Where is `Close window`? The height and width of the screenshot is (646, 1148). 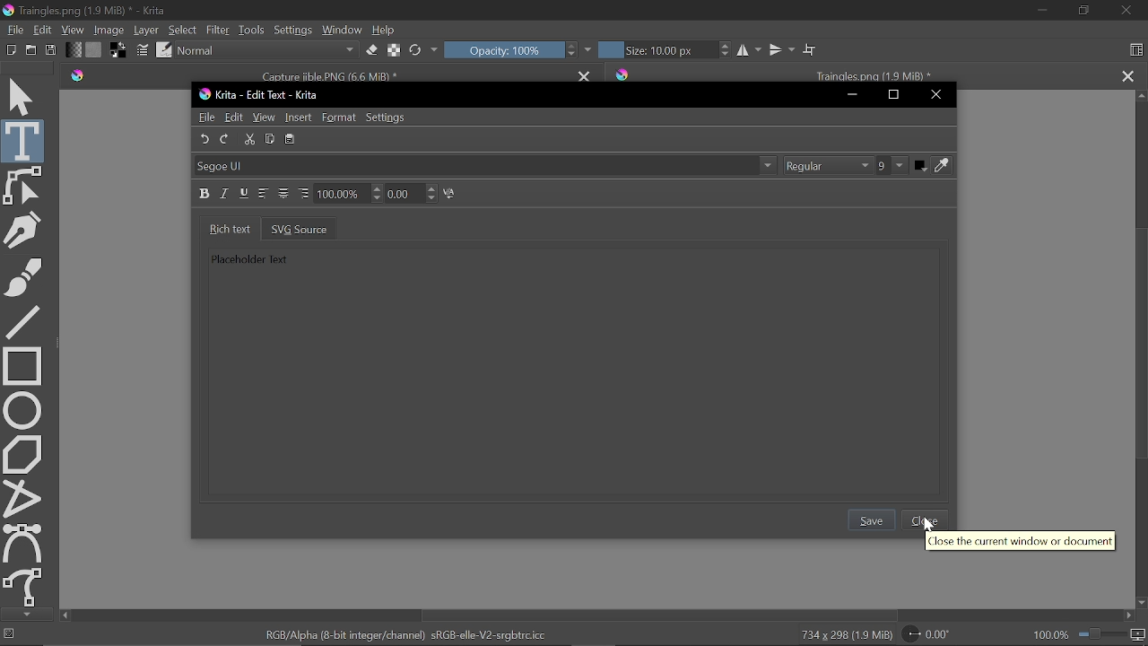 Close window is located at coordinates (935, 96).